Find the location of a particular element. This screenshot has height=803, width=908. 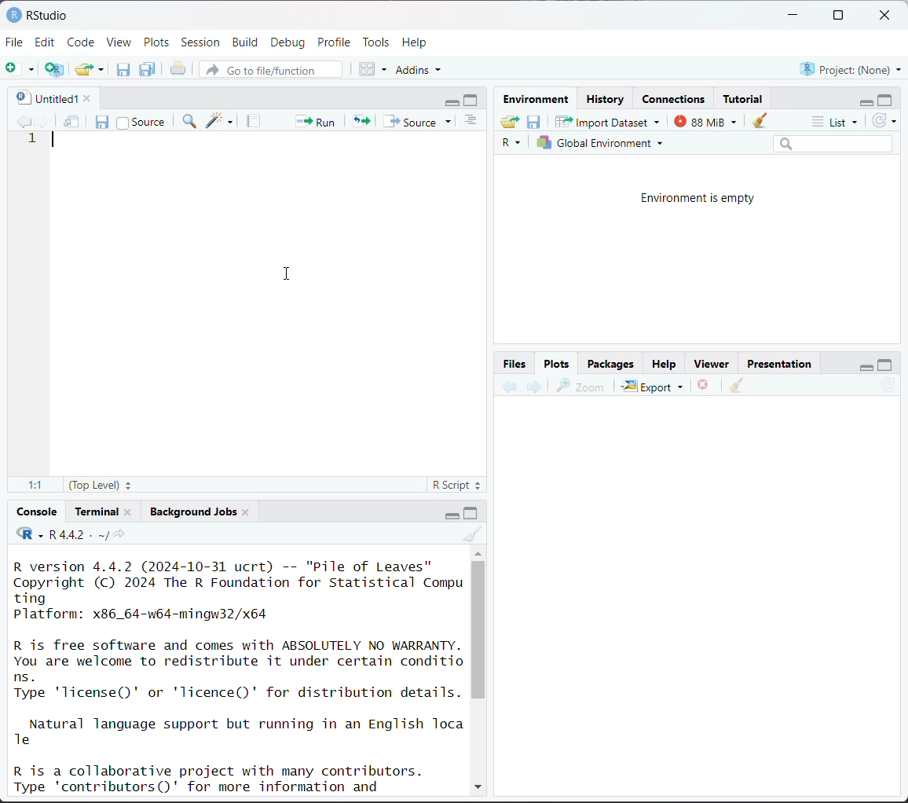

remove the current plot is located at coordinates (704, 387).